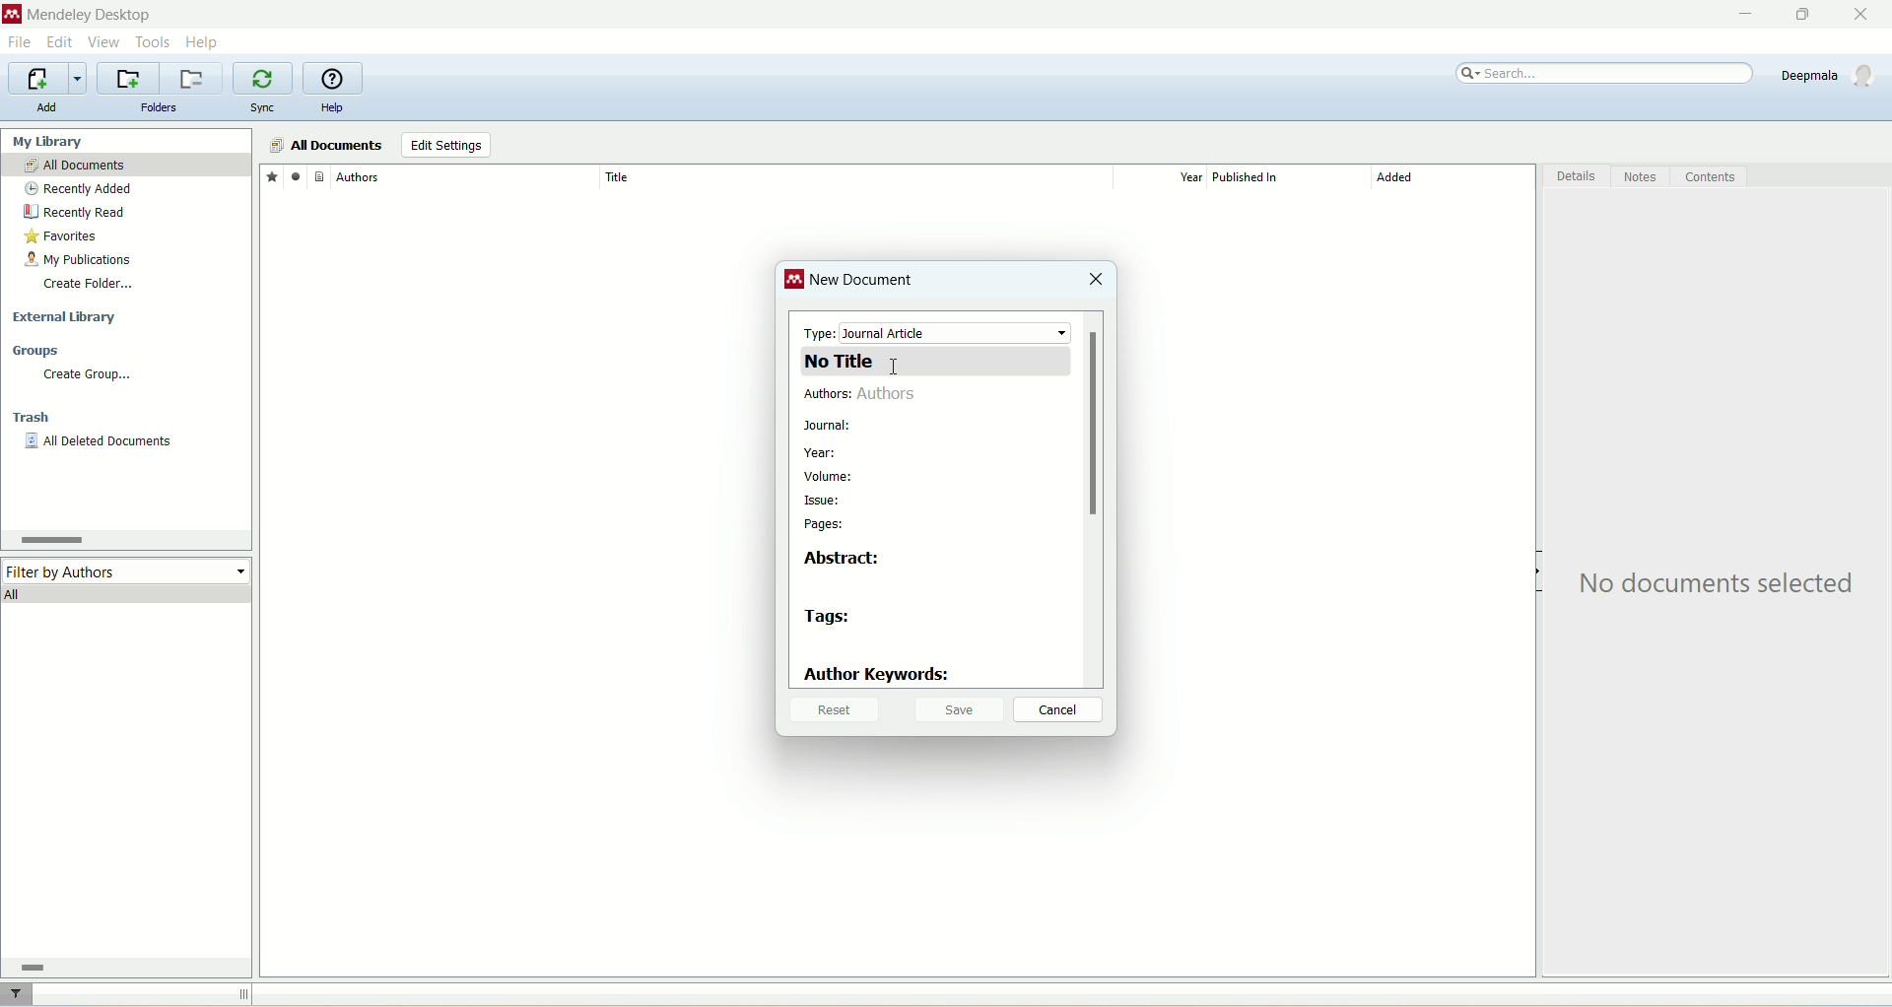  What do you see at coordinates (835, 476) in the screenshot?
I see `volume` at bounding box center [835, 476].